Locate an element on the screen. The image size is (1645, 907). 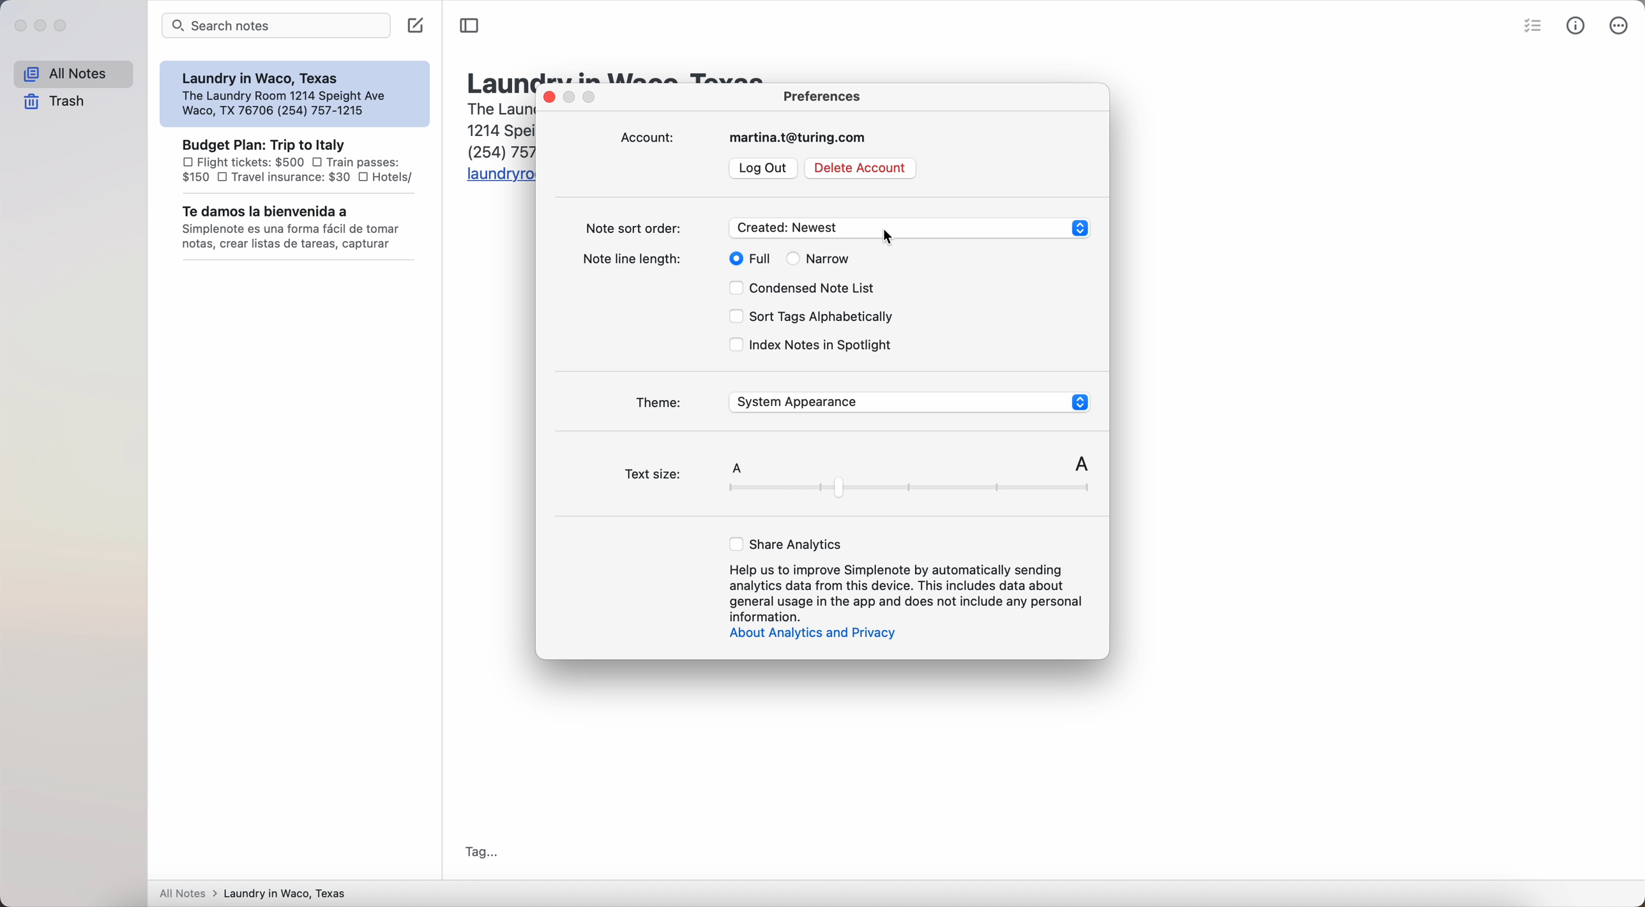
close pop-up is located at coordinates (550, 96).